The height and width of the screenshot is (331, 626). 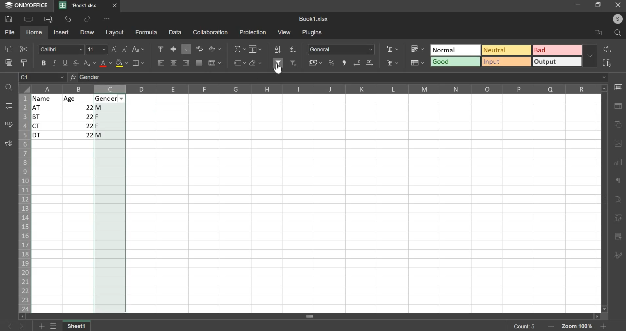 What do you see at coordinates (602, 327) in the screenshot?
I see `zoom in` at bounding box center [602, 327].